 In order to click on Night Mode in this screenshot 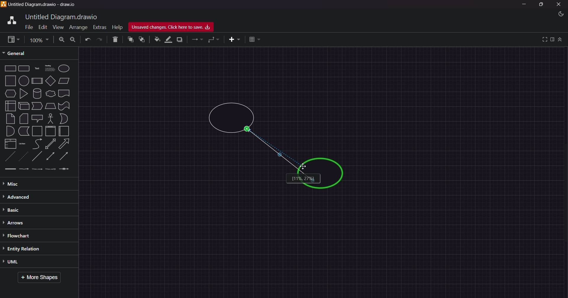, I will do `click(557, 14)`.